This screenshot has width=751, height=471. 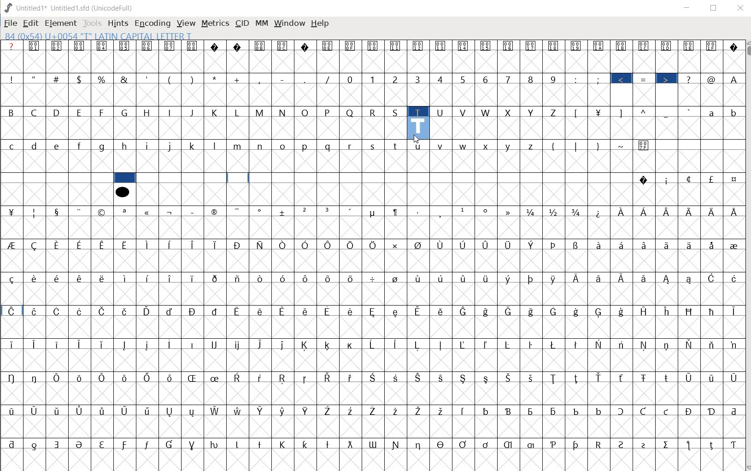 What do you see at coordinates (487, 112) in the screenshot?
I see `W` at bounding box center [487, 112].